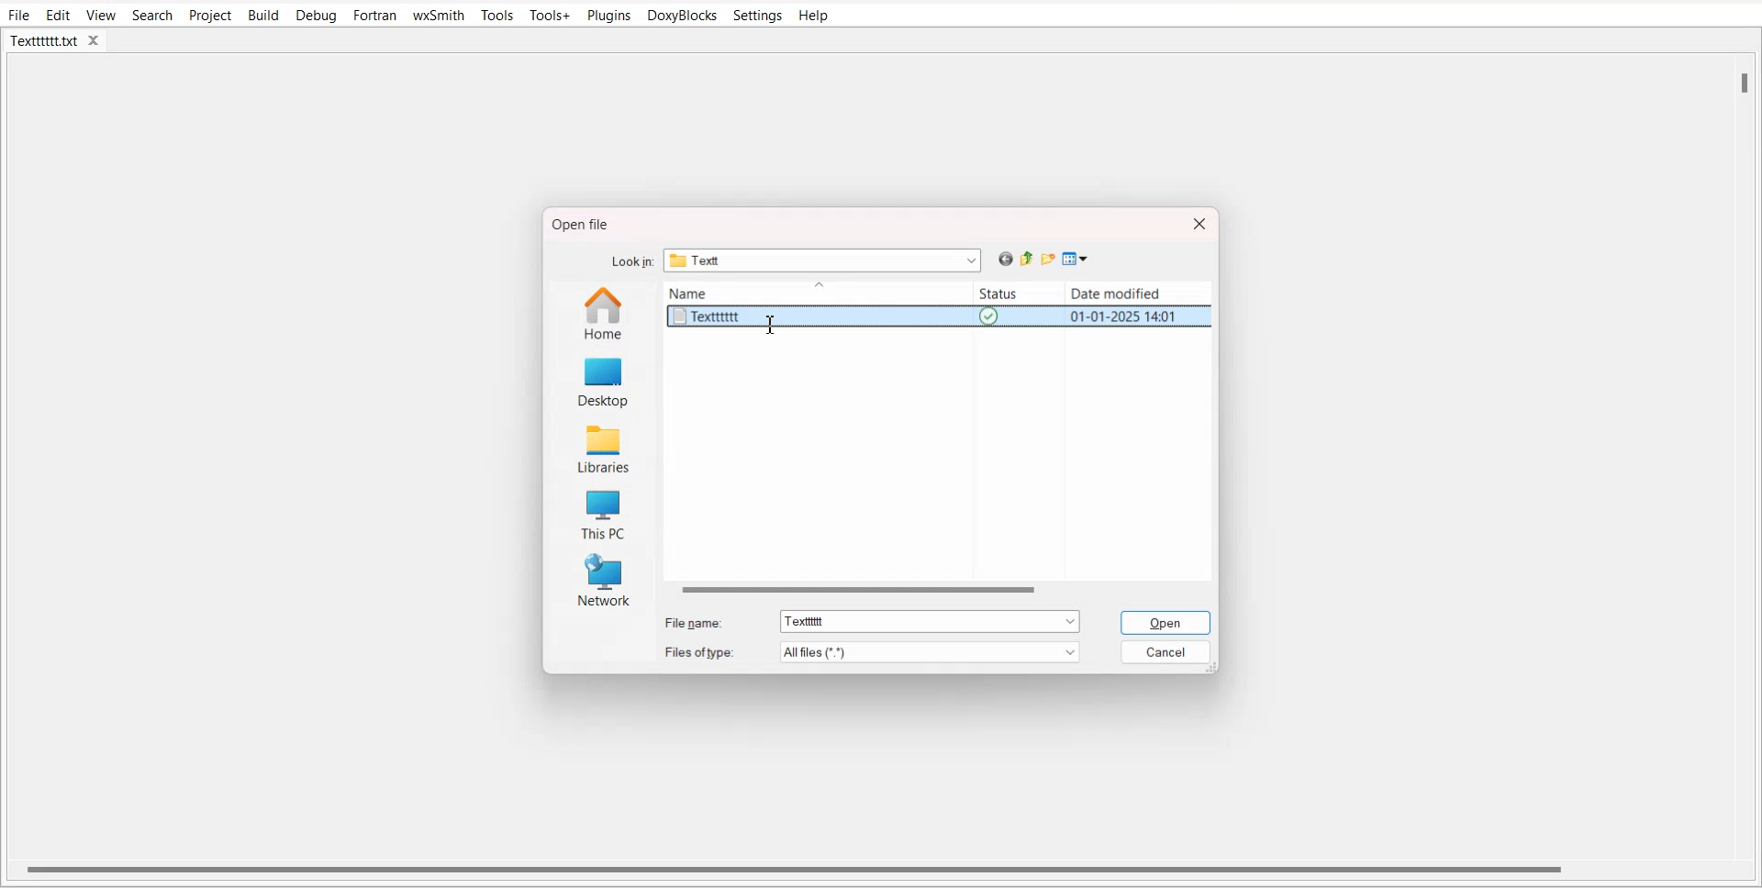  Describe the element at coordinates (102, 15) in the screenshot. I see `View` at that location.